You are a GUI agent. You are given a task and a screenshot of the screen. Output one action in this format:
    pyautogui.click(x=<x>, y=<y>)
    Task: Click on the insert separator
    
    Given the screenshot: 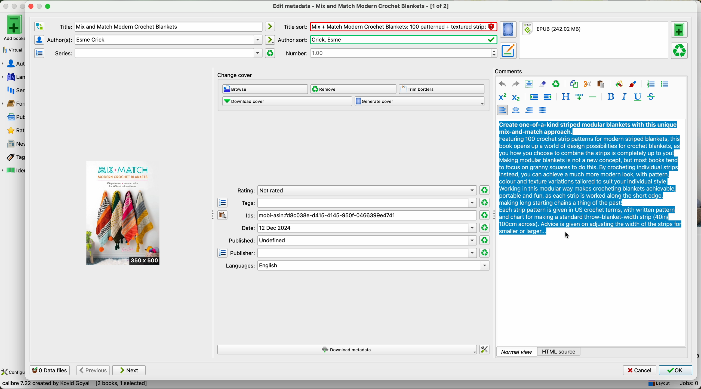 What is the action you would take?
    pyautogui.click(x=593, y=96)
    